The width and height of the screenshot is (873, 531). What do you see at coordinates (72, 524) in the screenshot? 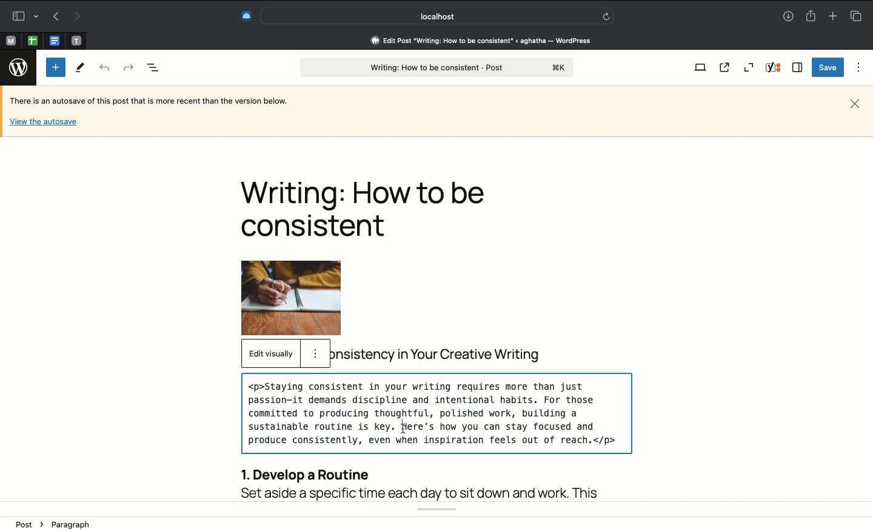
I see `paragraph` at bounding box center [72, 524].